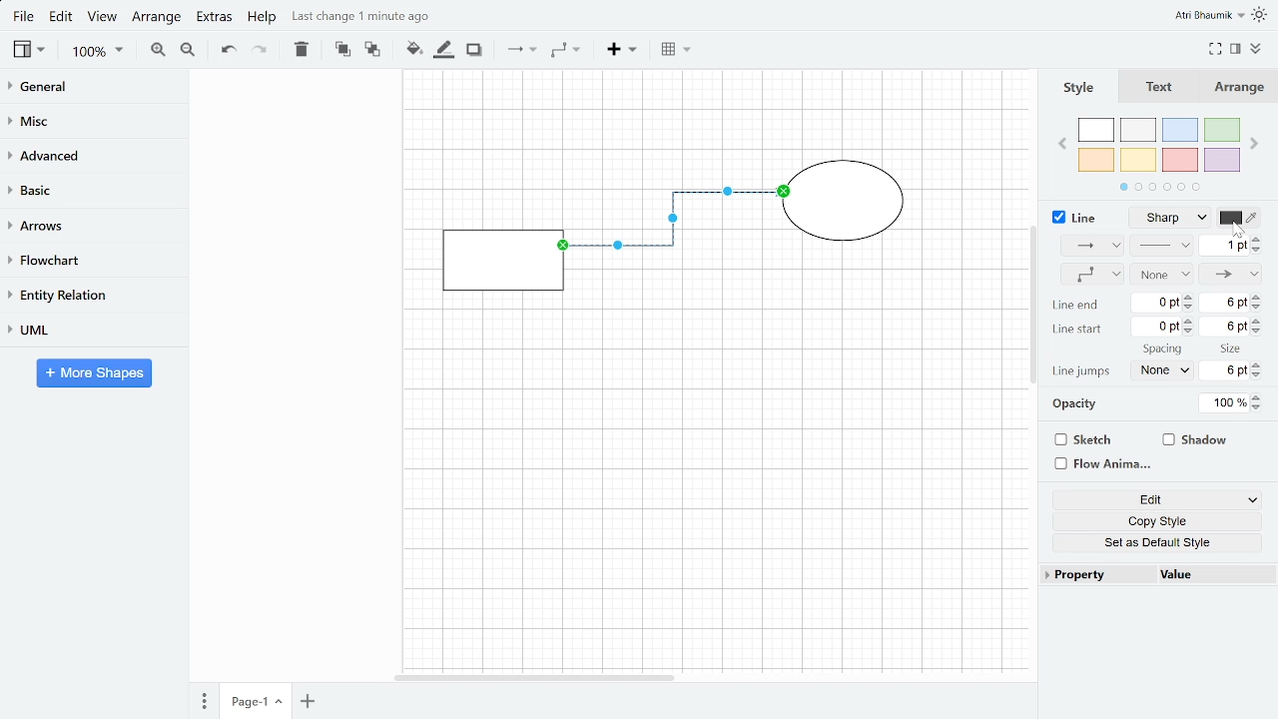 The image size is (1278, 719). What do you see at coordinates (442, 51) in the screenshot?
I see `Fill line` at bounding box center [442, 51].